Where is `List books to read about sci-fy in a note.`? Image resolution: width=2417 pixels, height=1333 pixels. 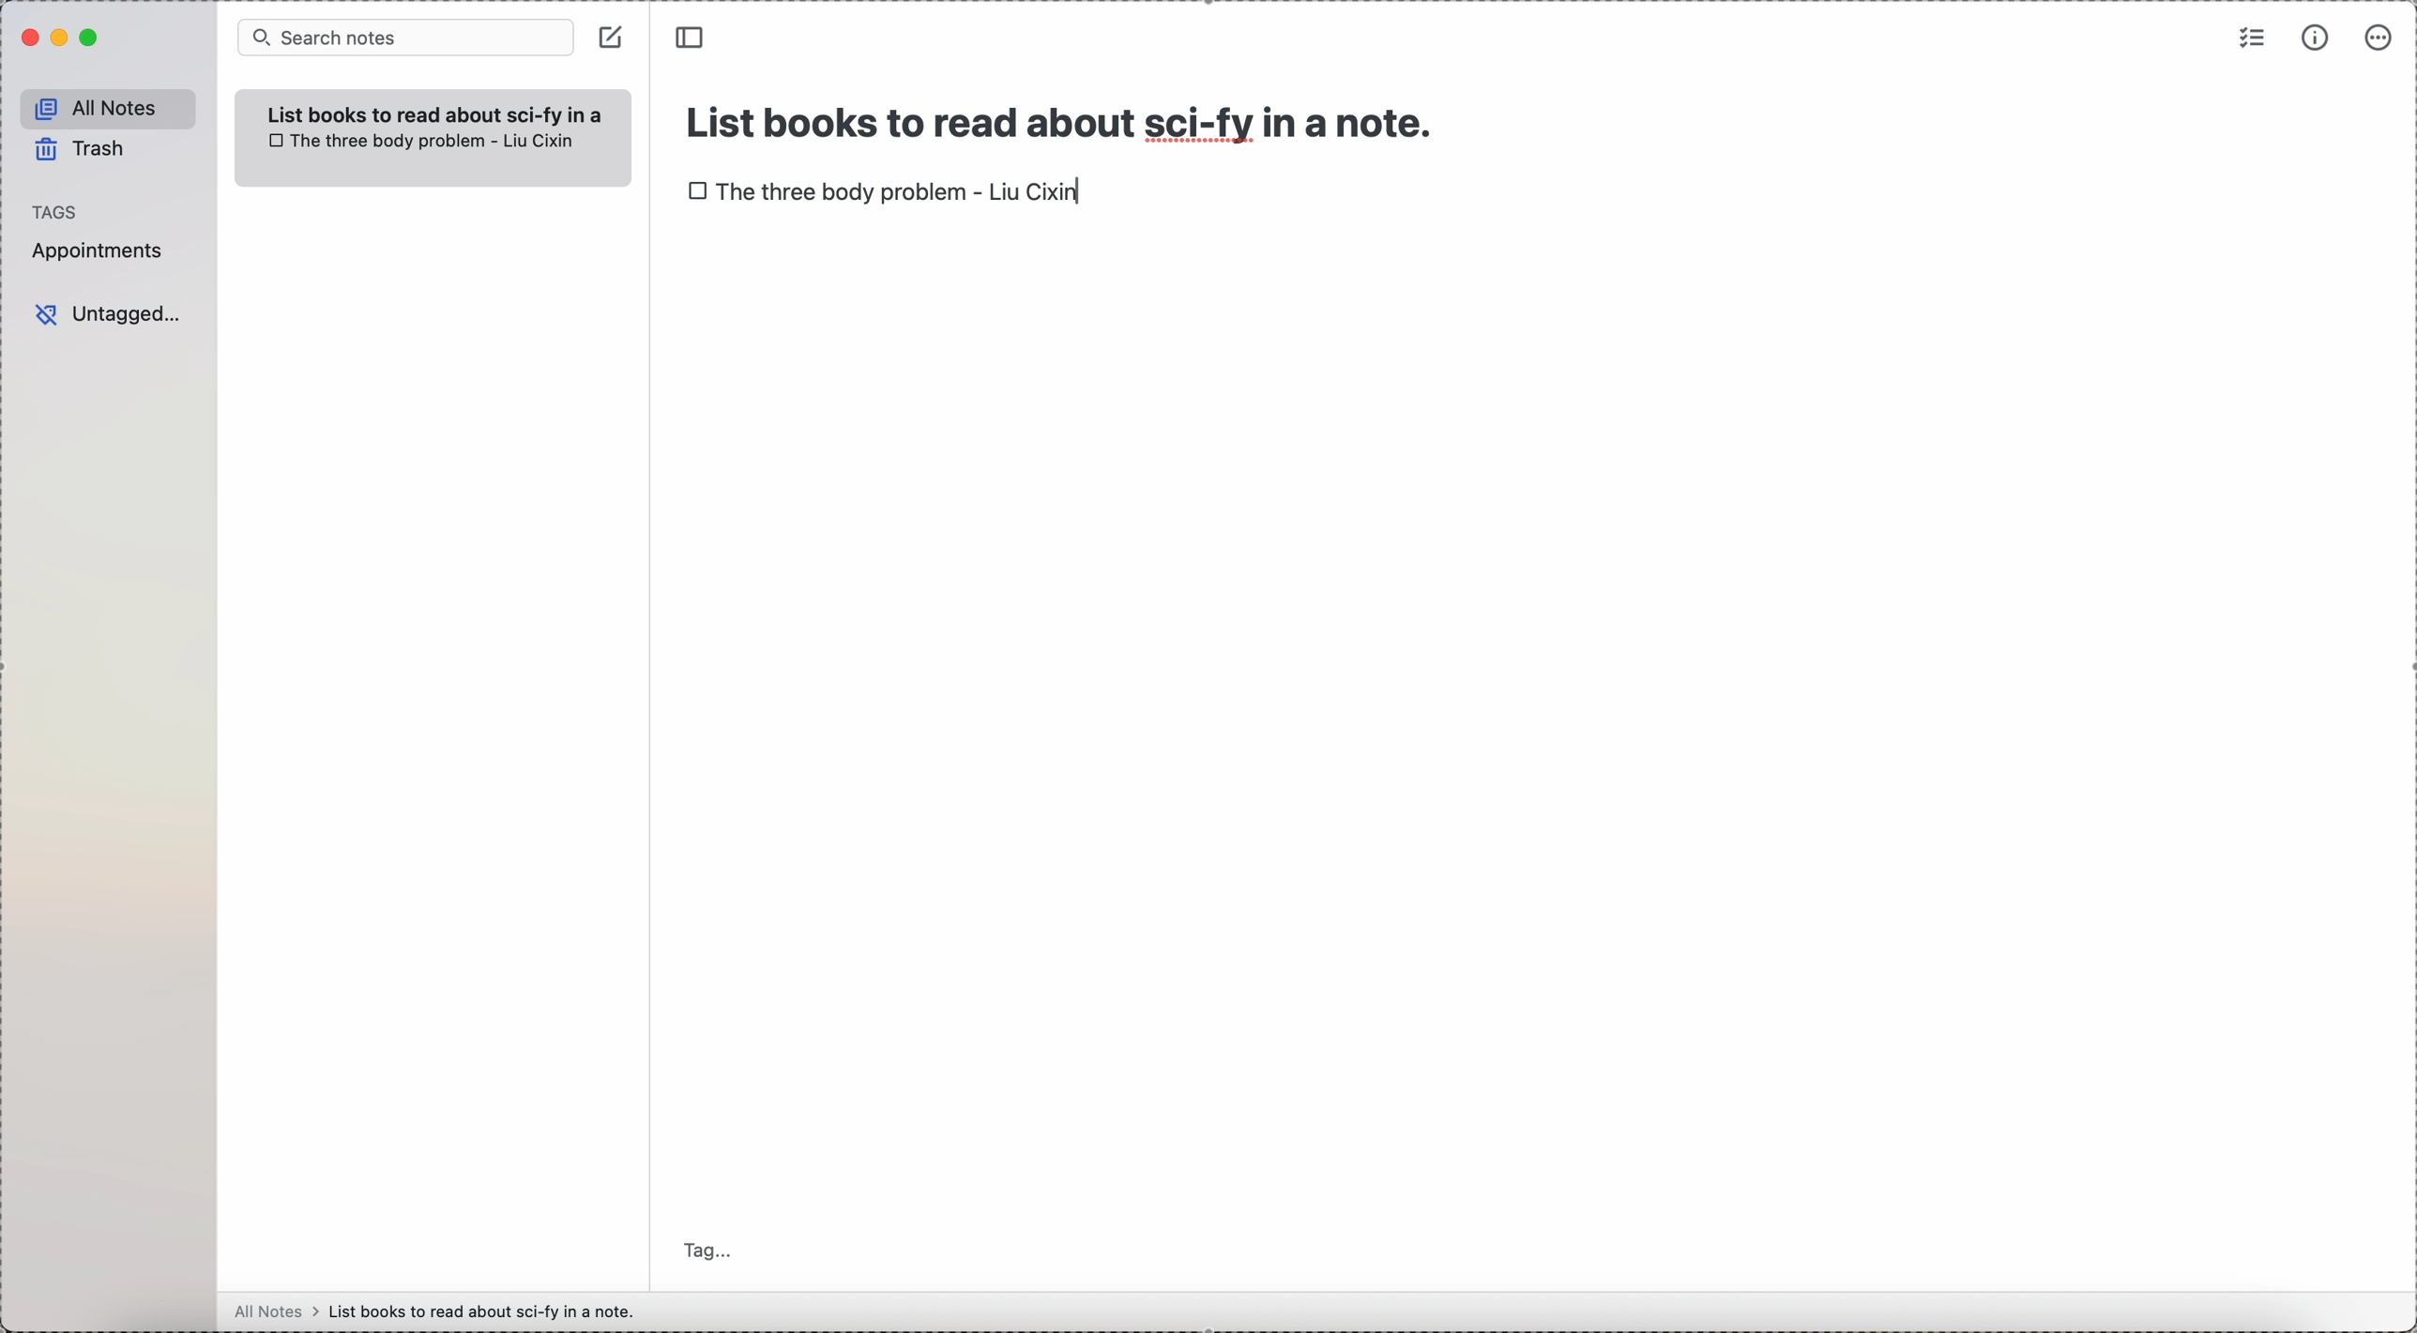
List books to read about sci-fy in a note. is located at coordinates (443, 110).